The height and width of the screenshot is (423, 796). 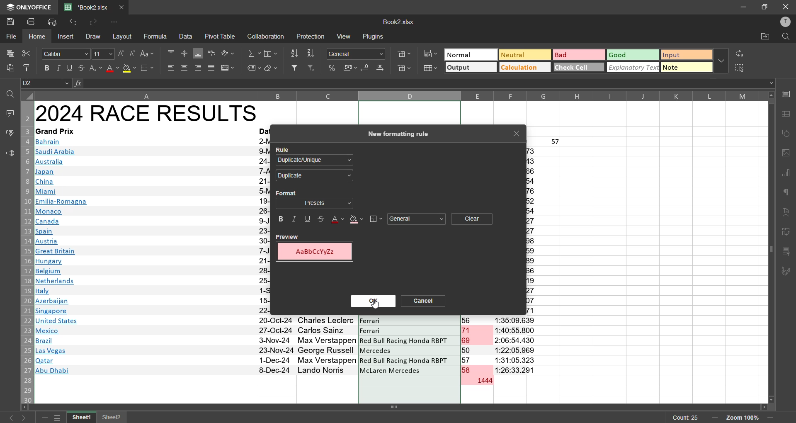 What do you see at coordinates (366, 69) in the screenshot?
I see `decrease decimal` at bounding box center [366, 69].